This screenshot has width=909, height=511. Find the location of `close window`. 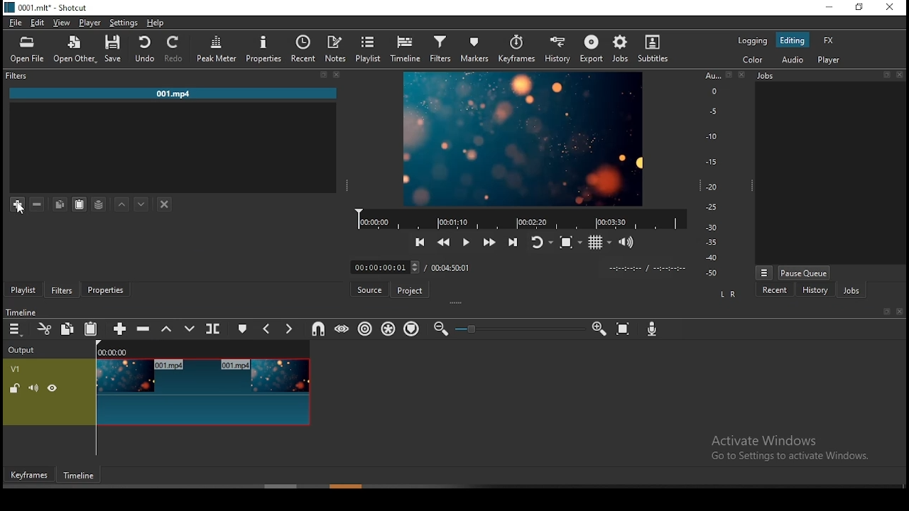

close window is located at coordinates (889, 8).